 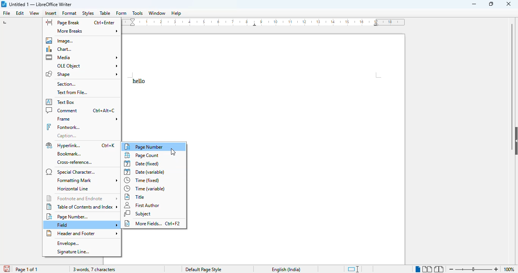 What do you see at coordinates (203, 269) in the screenshot?
I see `page style` at bounding box center [203, 269].